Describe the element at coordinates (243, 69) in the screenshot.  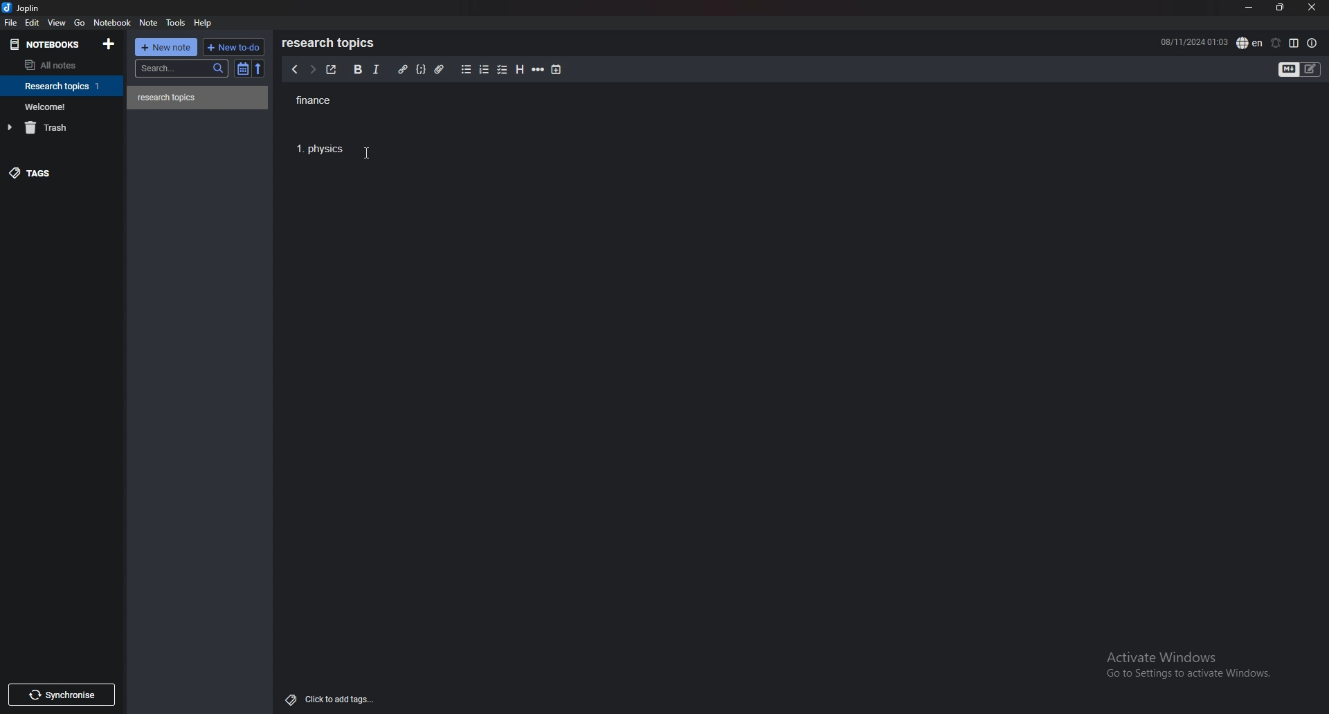
I see `toggle sort order` at that location.